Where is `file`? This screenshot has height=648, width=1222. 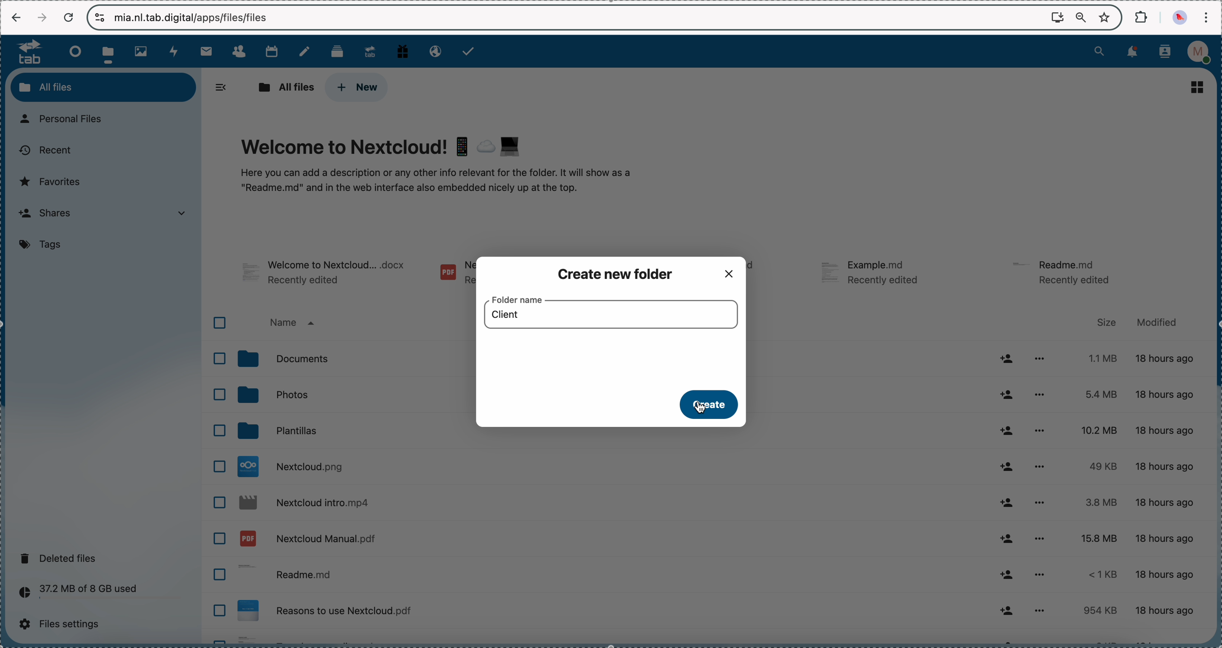 file is located at coordinates (607, 612).